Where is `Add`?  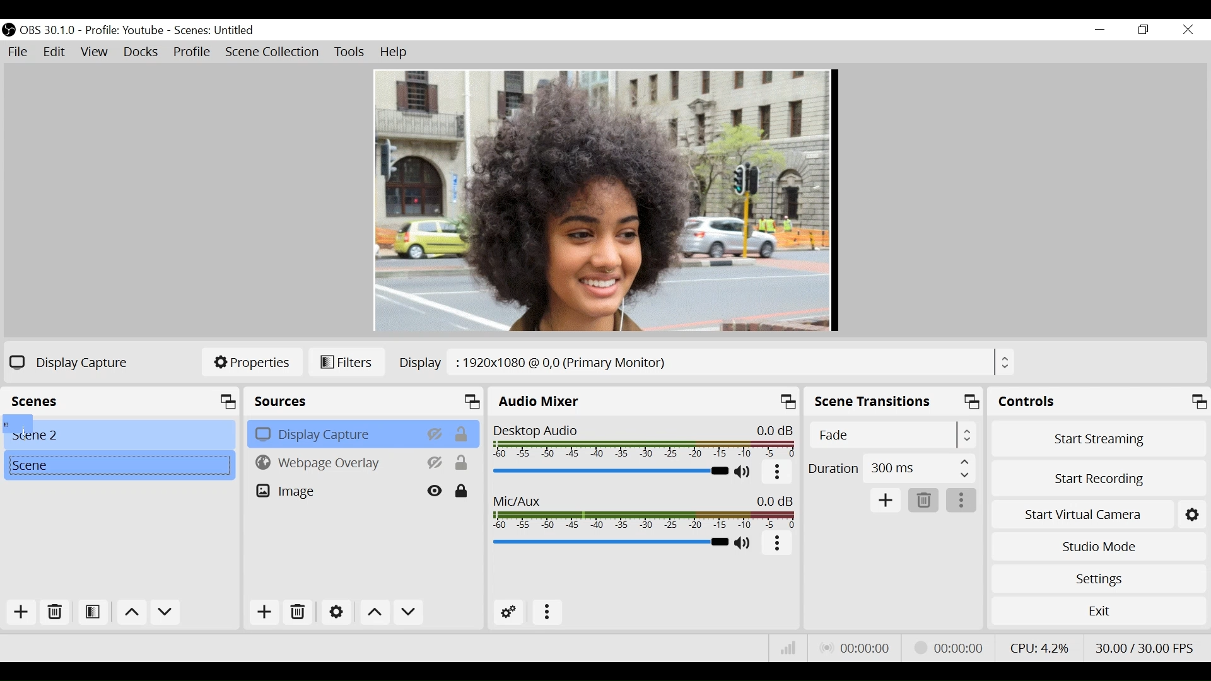
Add is located at coordinates (22, 612).